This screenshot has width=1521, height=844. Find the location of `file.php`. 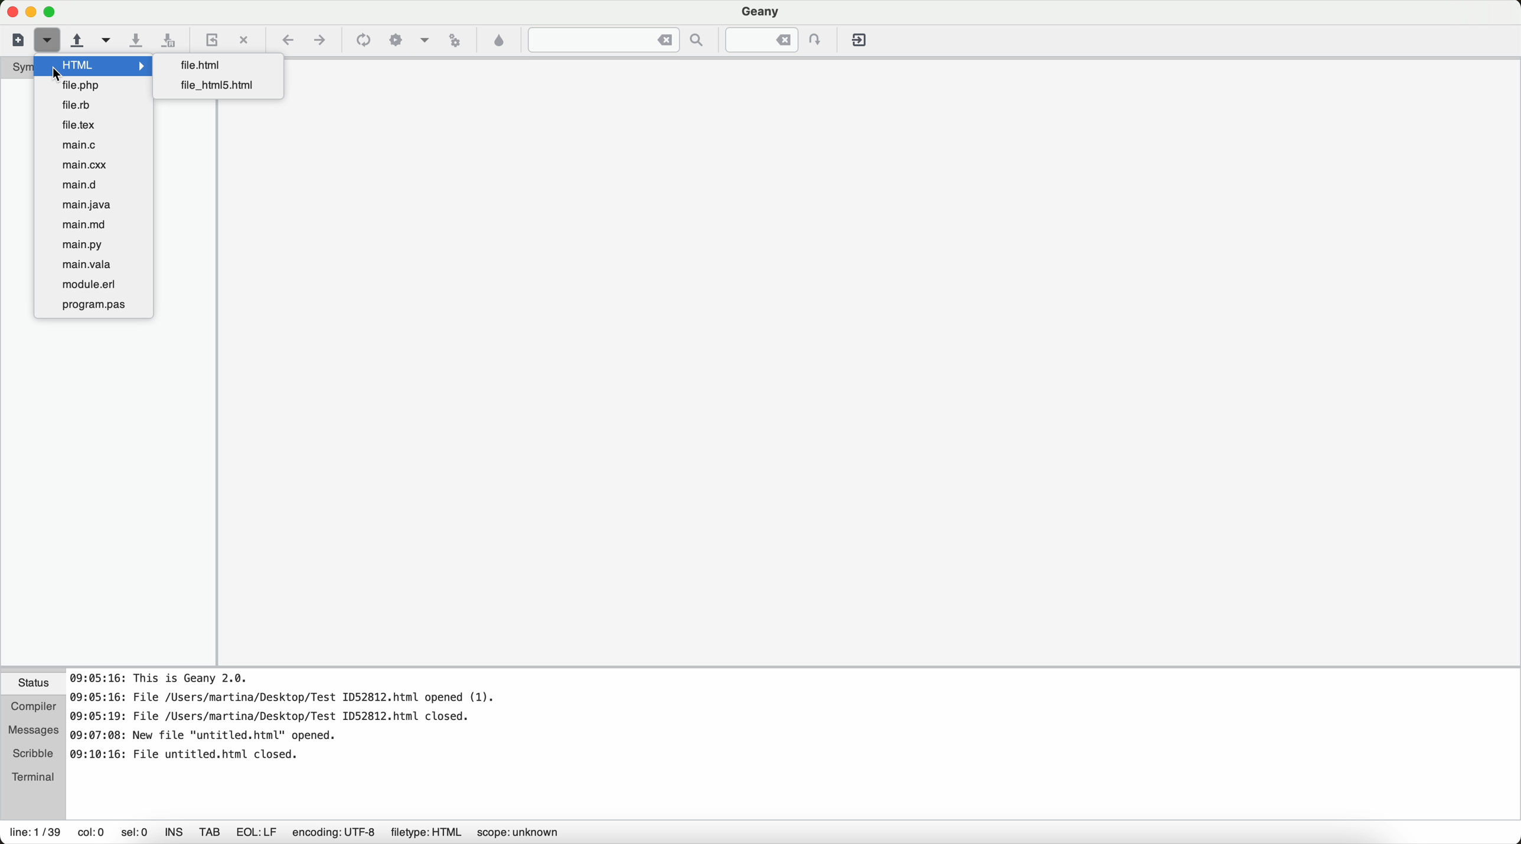

file.php is located at coordinates (93, 88).